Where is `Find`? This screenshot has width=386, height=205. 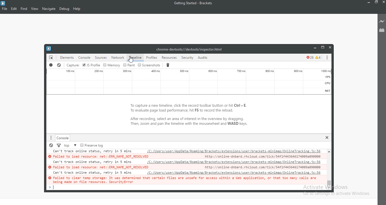 Find is located at coordinates (24, 9).